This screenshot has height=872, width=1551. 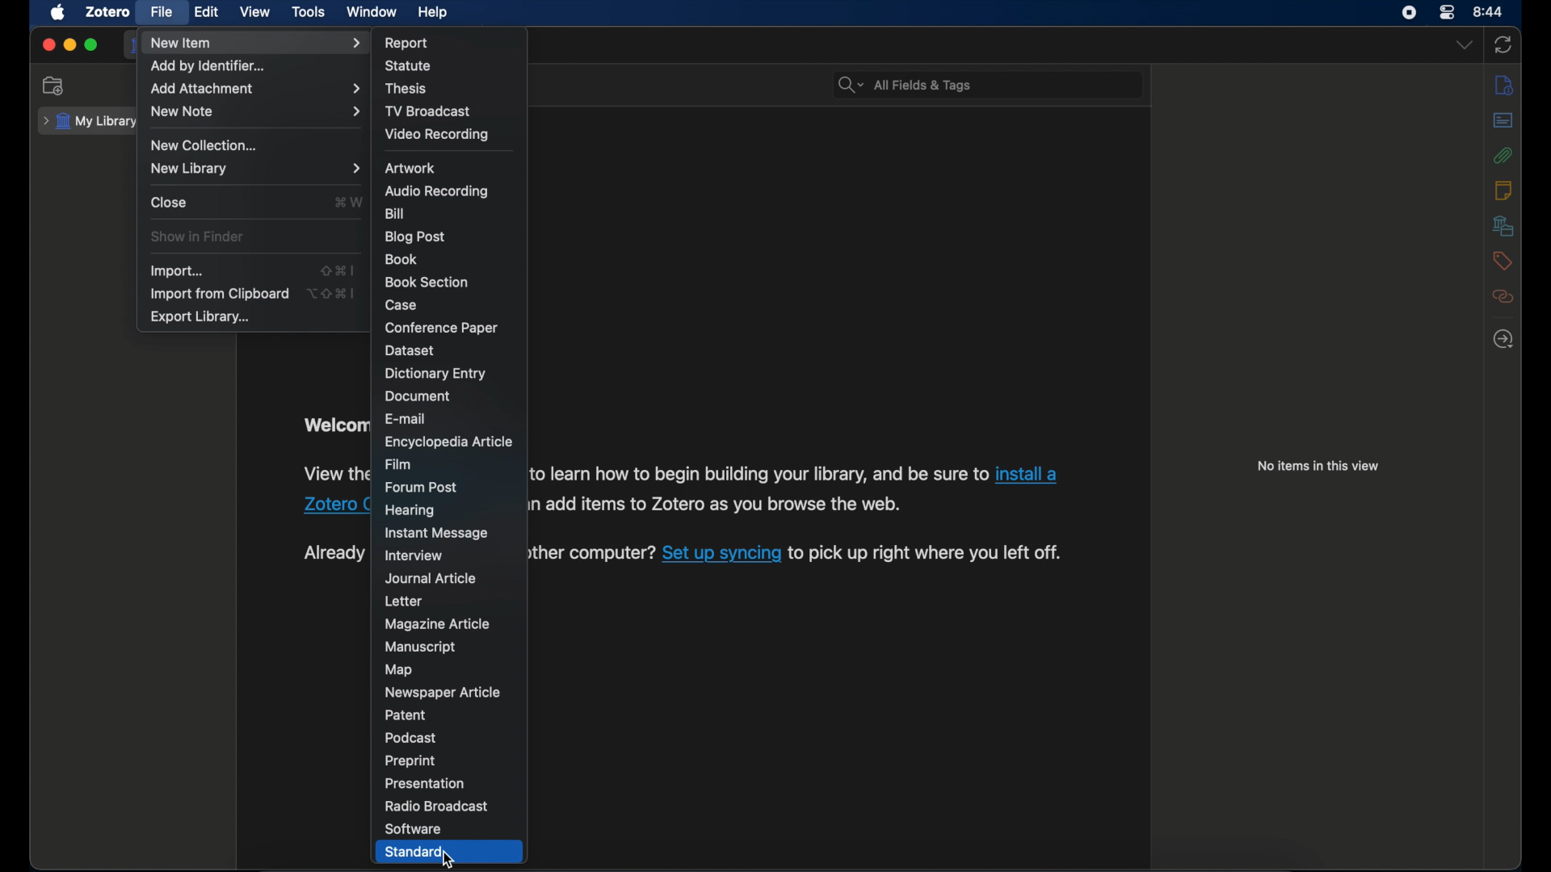 I want to click on attachments, so click(x=1503, y=155).